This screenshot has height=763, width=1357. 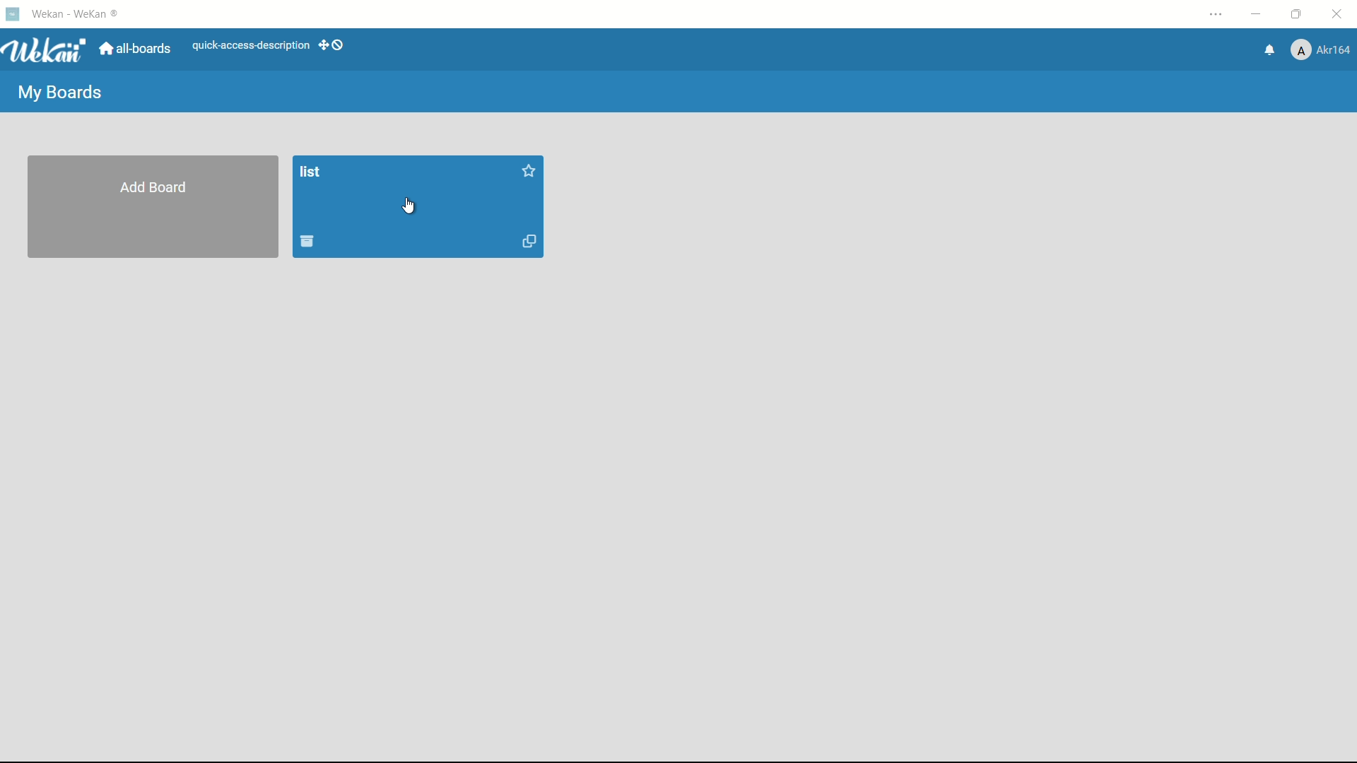 What do you see at coordinates (77, 12) in the screenshot?
I see `Wekan - WeKan ®` at bounding box center [77, 12].